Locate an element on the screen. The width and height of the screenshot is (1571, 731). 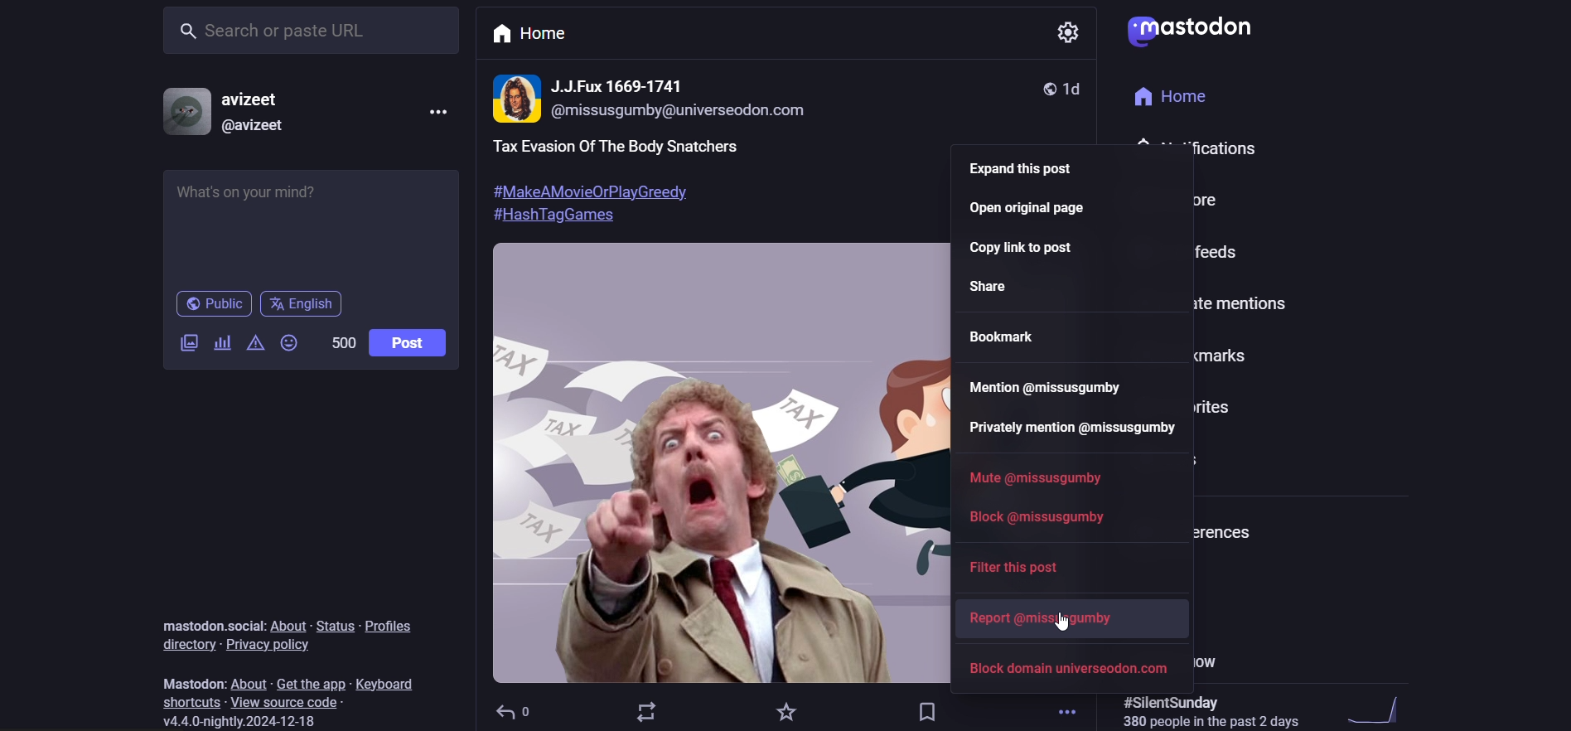
poll is located at coordinates (224, 341).